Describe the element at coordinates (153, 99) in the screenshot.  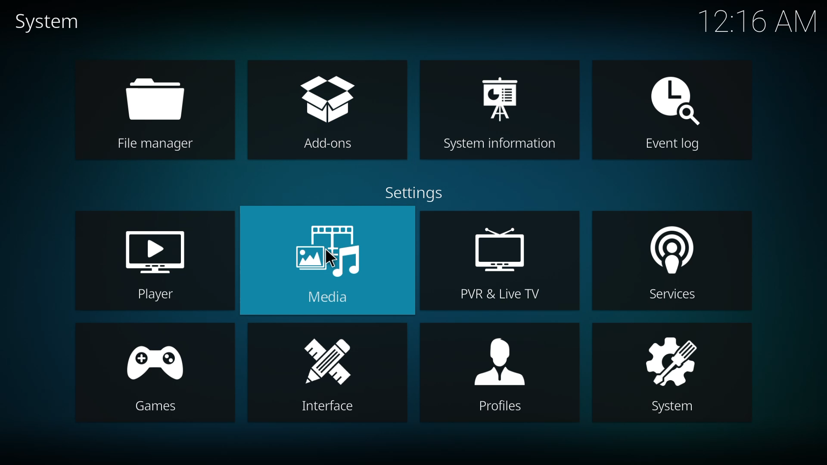
I see `file manager` at that location.